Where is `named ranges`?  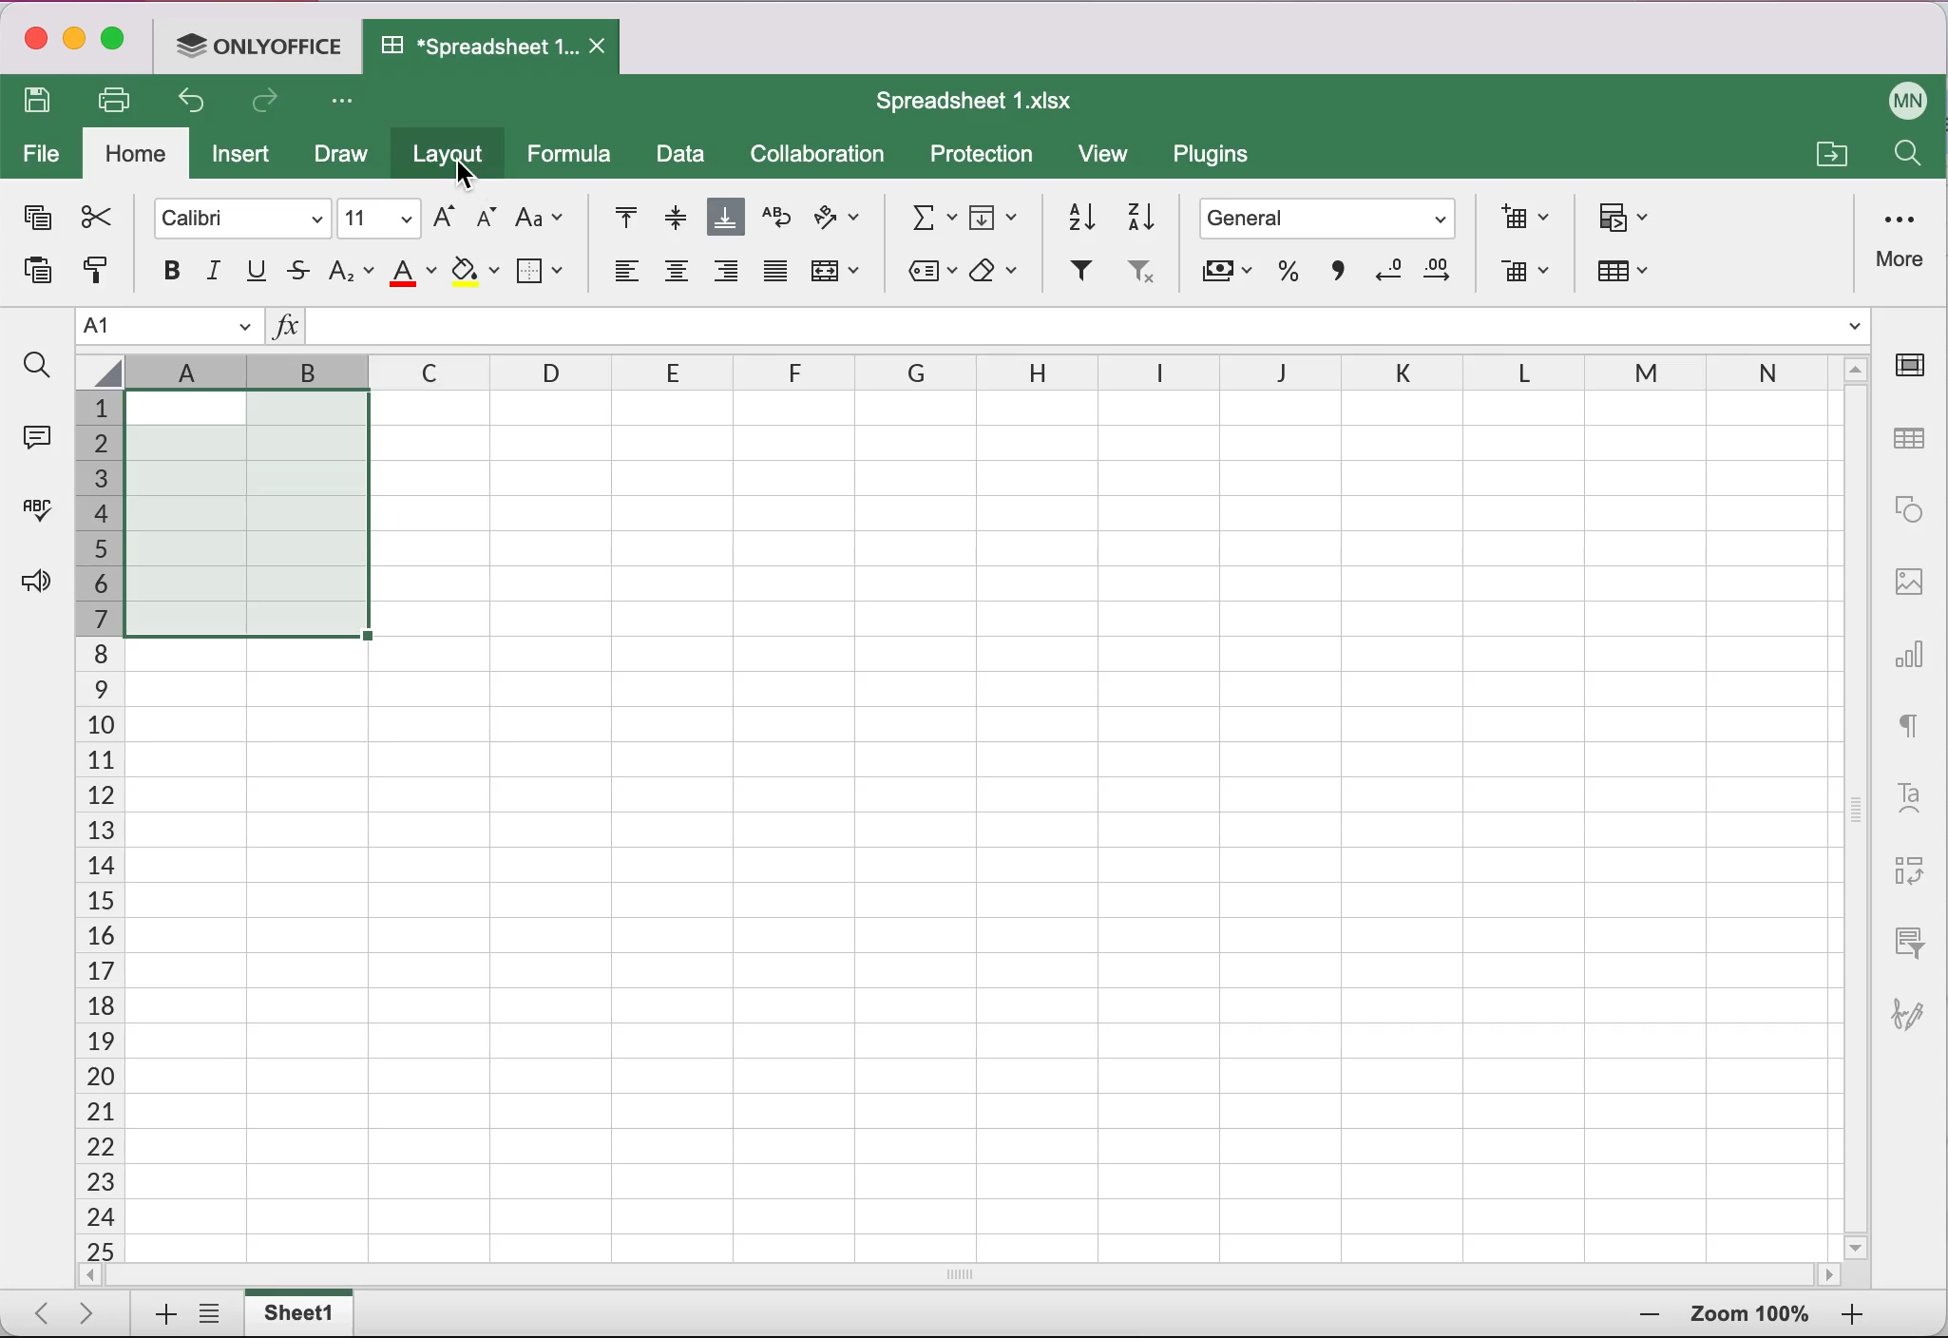 named ranges is located at coordinates (927, 274).